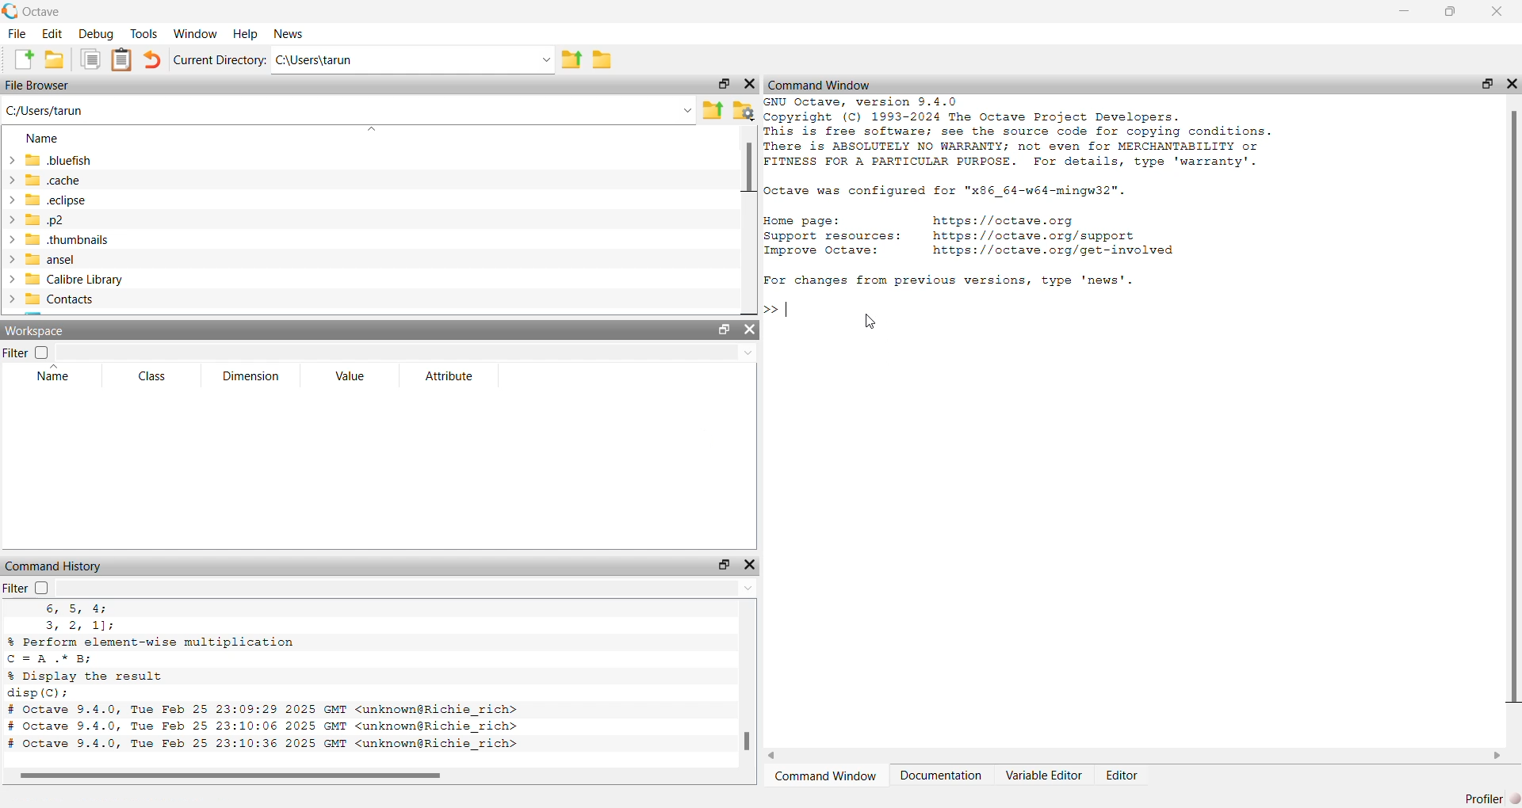 The height and width of the screenshot is (808, 1522). Describe the element at coordinates (820, 84) in the screenshot. I see `Command Window` at that location.